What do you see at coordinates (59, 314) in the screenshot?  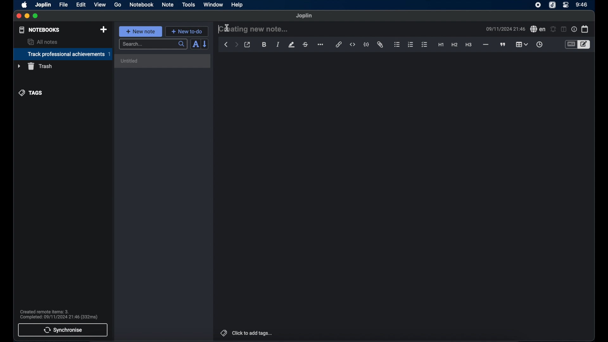 I see `sync notification` at bounding box center [59, 314].